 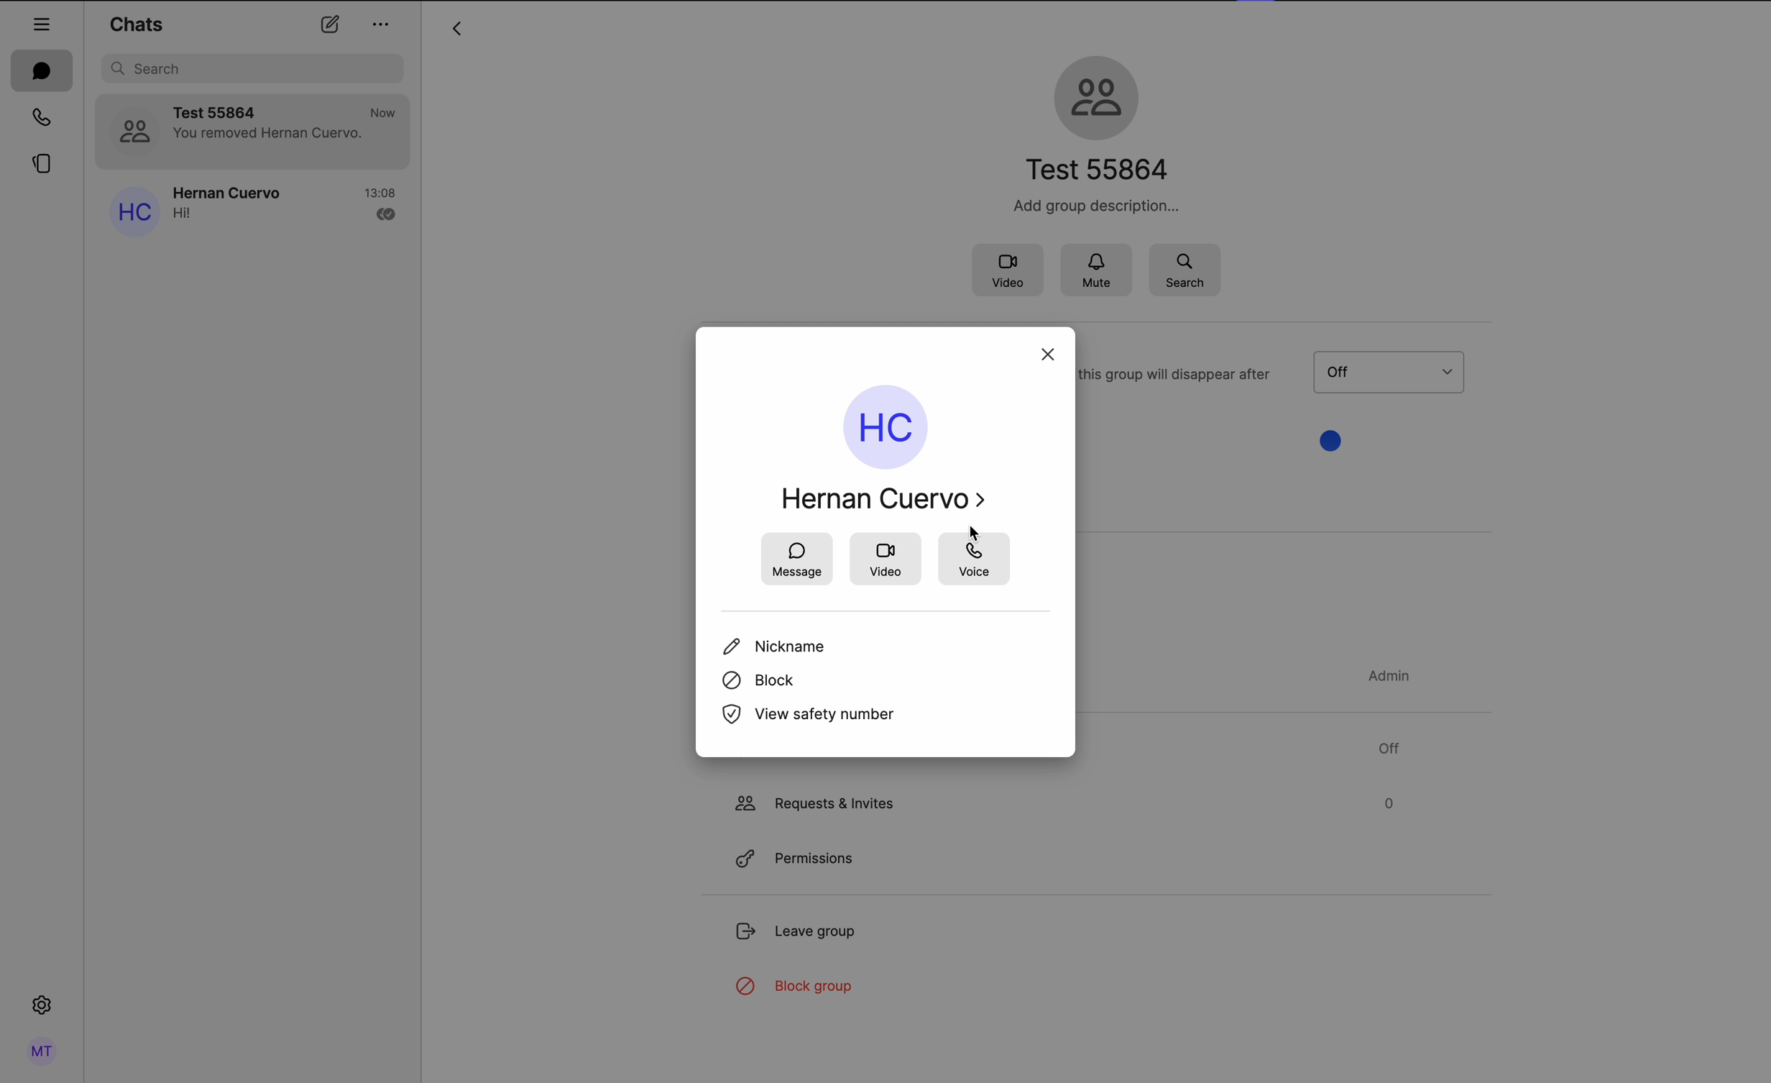 What do you see at coordinates (40, 1051) in the screenshot?
I see `profile` at bounding box center [40, 1051].